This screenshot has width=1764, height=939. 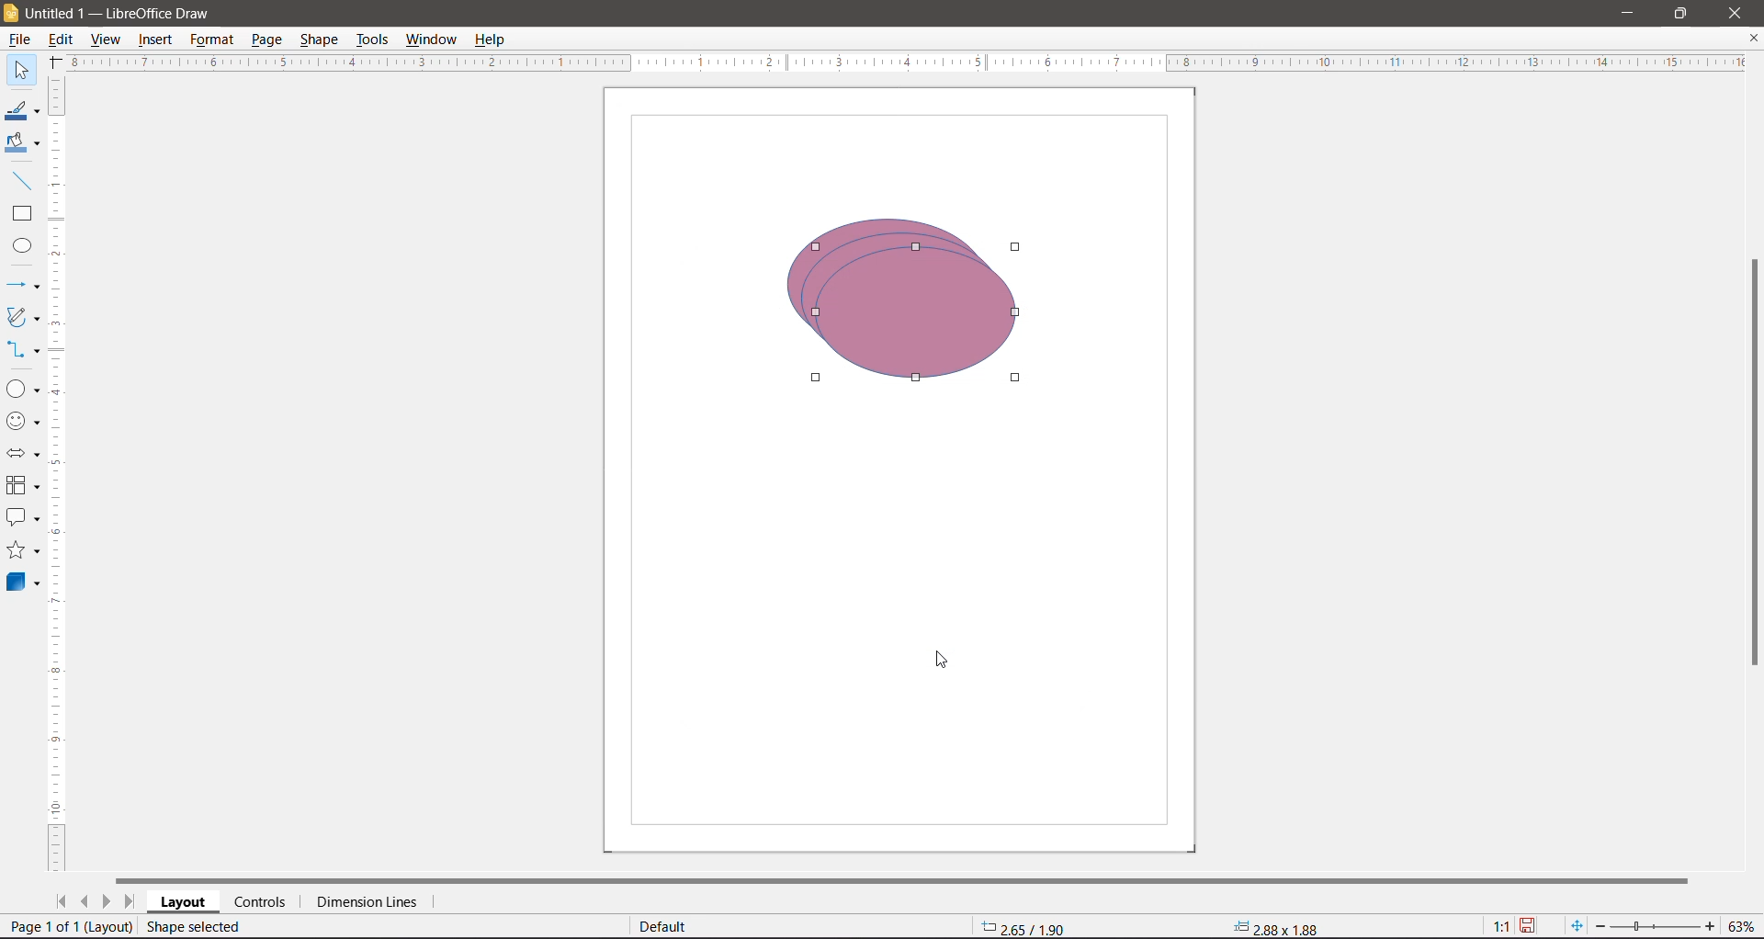 I want to click on 3D Objects, so click(x=24, y=583).